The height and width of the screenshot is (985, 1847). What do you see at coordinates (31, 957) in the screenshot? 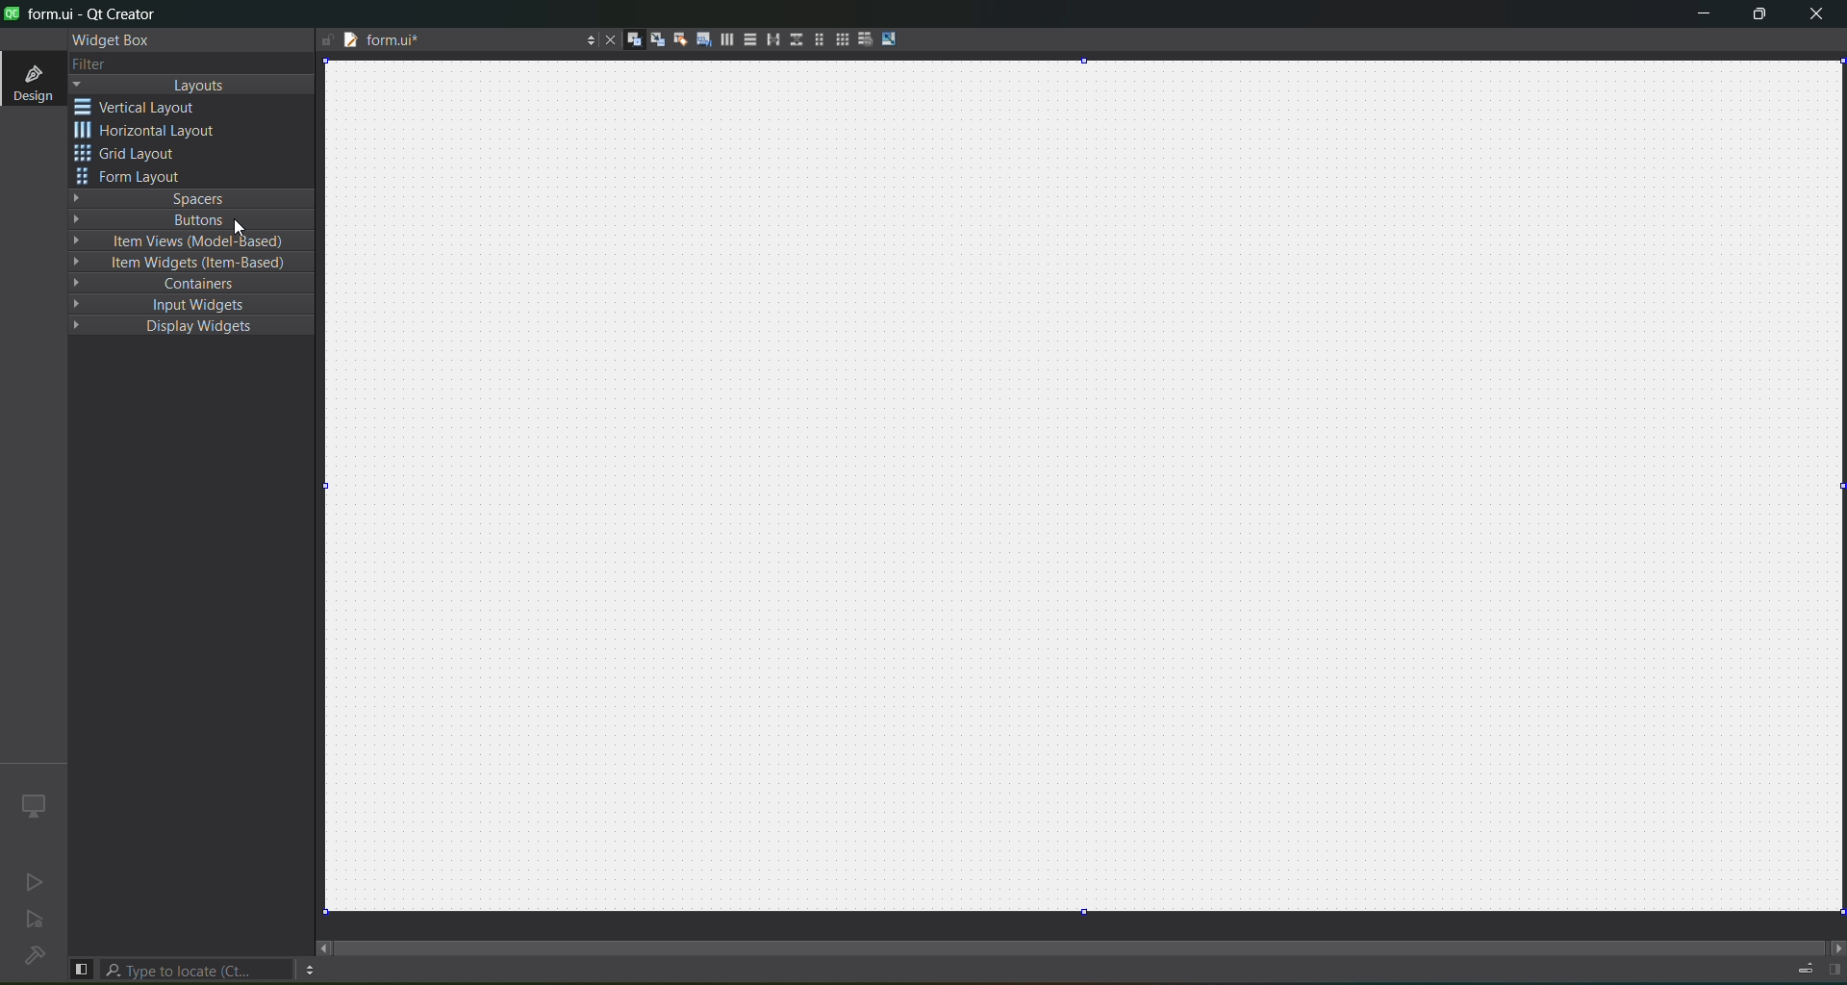
I see `no project loading` at bounding box center [31, 957].